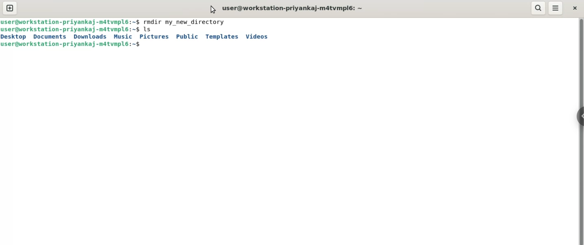  Describe the element at coordinates (155, 29) in the screenshot. I see `ls` at that location.